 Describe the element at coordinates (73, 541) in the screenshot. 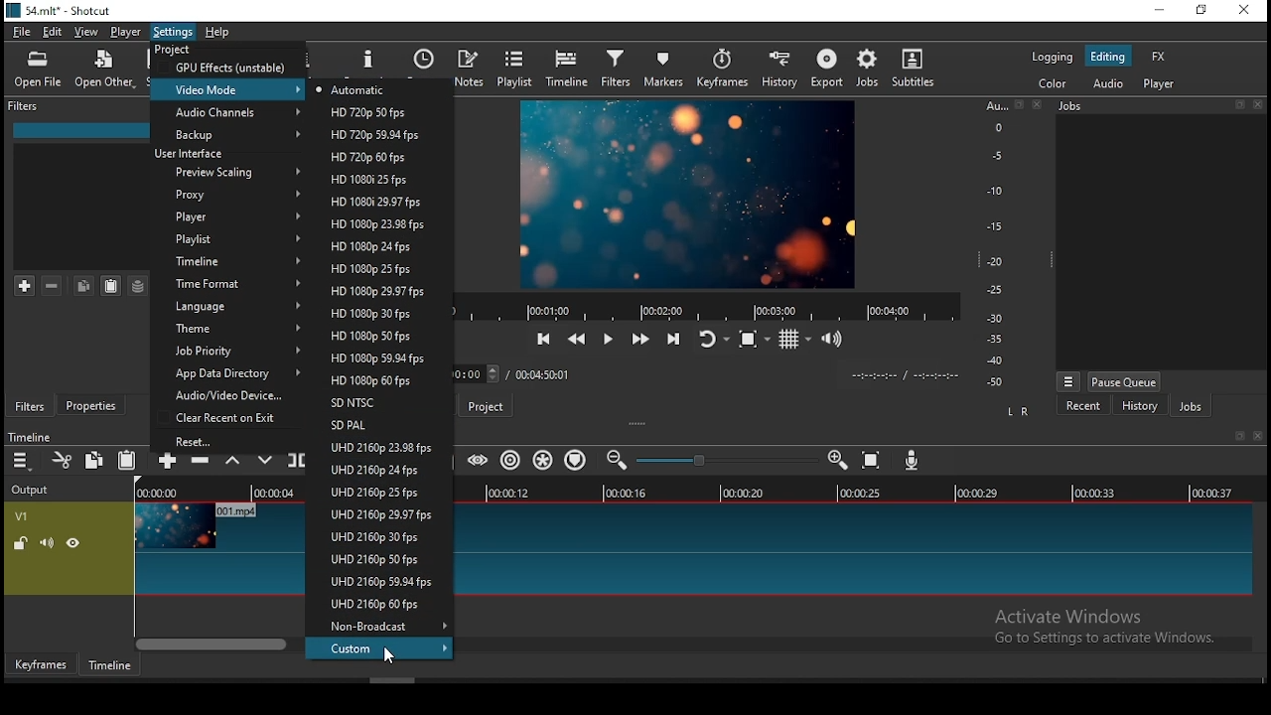

I see `hide video track` at that location.